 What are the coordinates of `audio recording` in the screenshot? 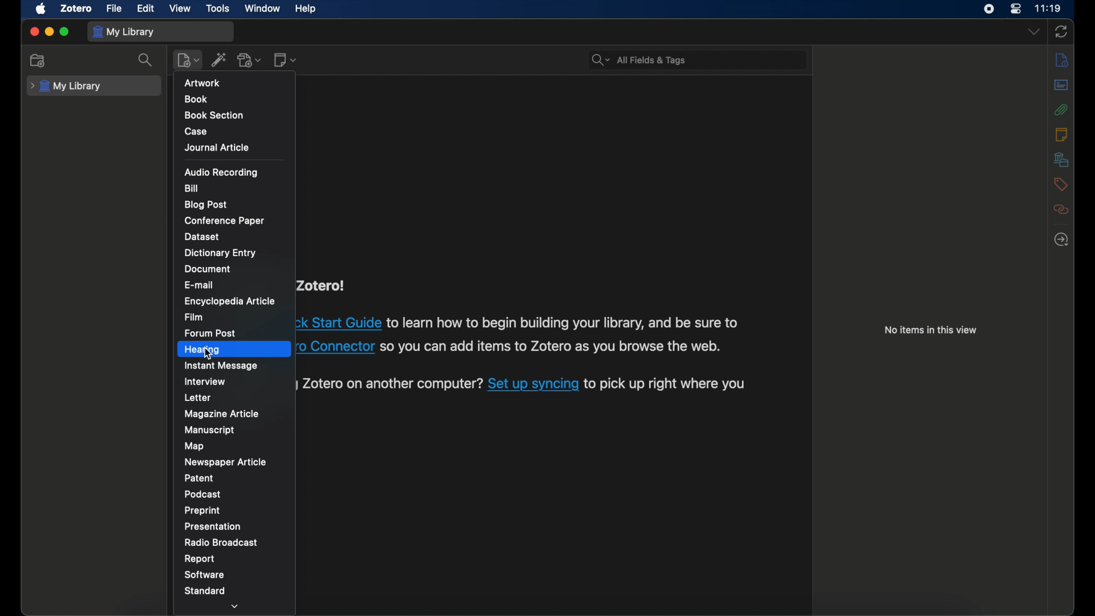 It's located at (222, 172).